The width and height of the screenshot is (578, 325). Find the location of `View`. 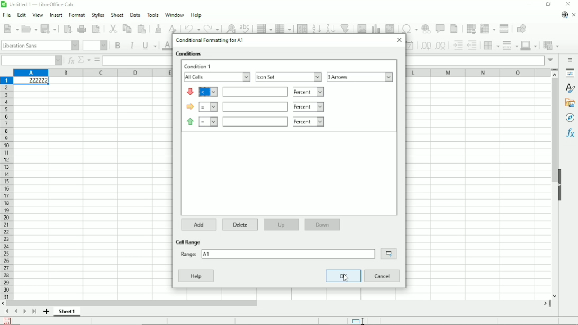

View is located at coordinates (38, 15).